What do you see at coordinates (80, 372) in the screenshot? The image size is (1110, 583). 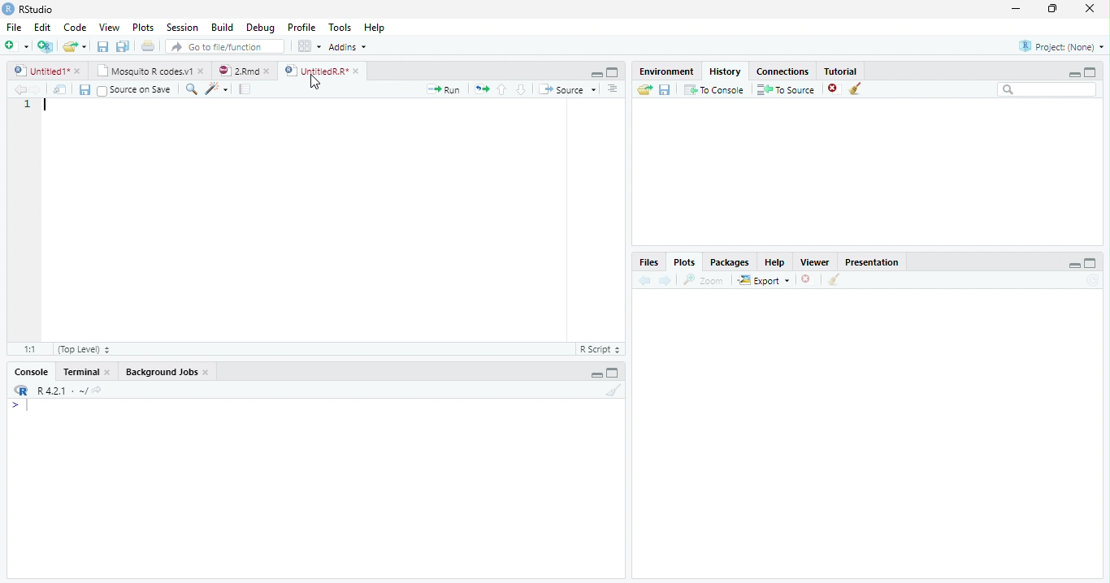 I see `Terminal` at bounding box center [80, 372].